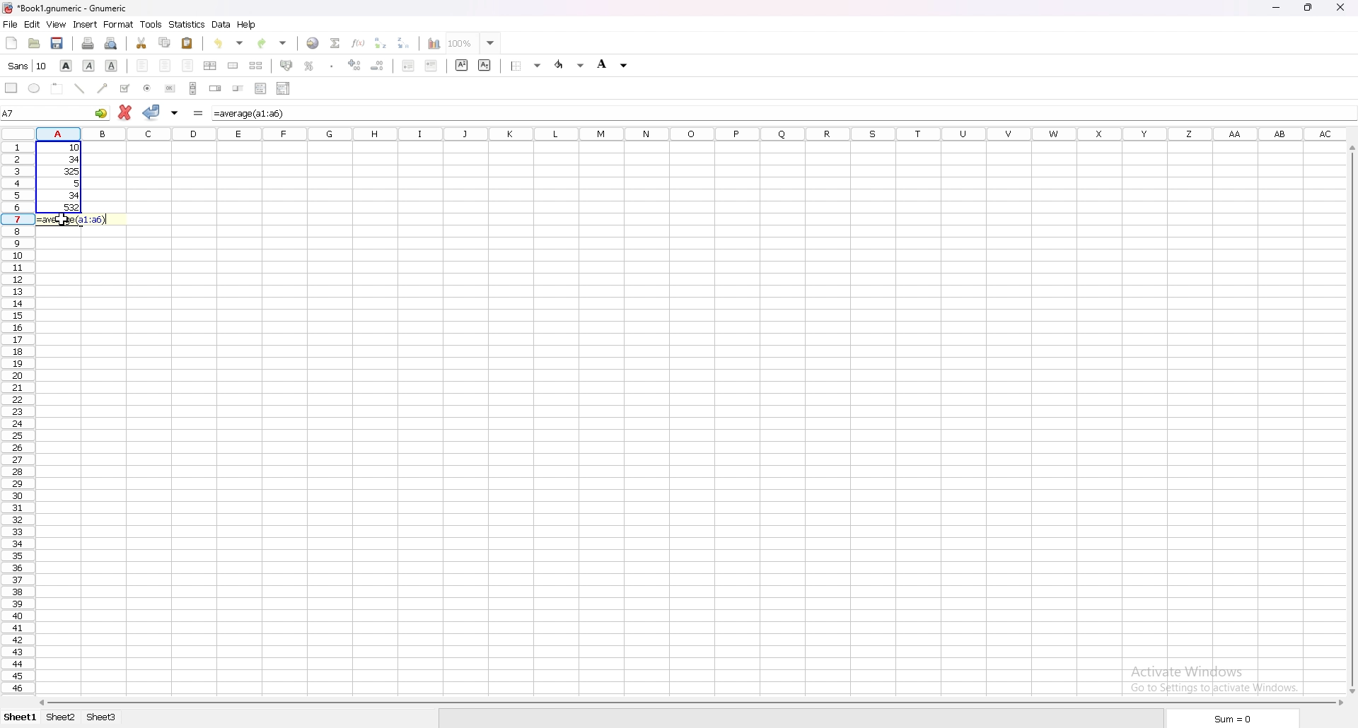  Describe the element at coordinates (8, 9) in the screenshot. I see `gnumeric logo` at that location.